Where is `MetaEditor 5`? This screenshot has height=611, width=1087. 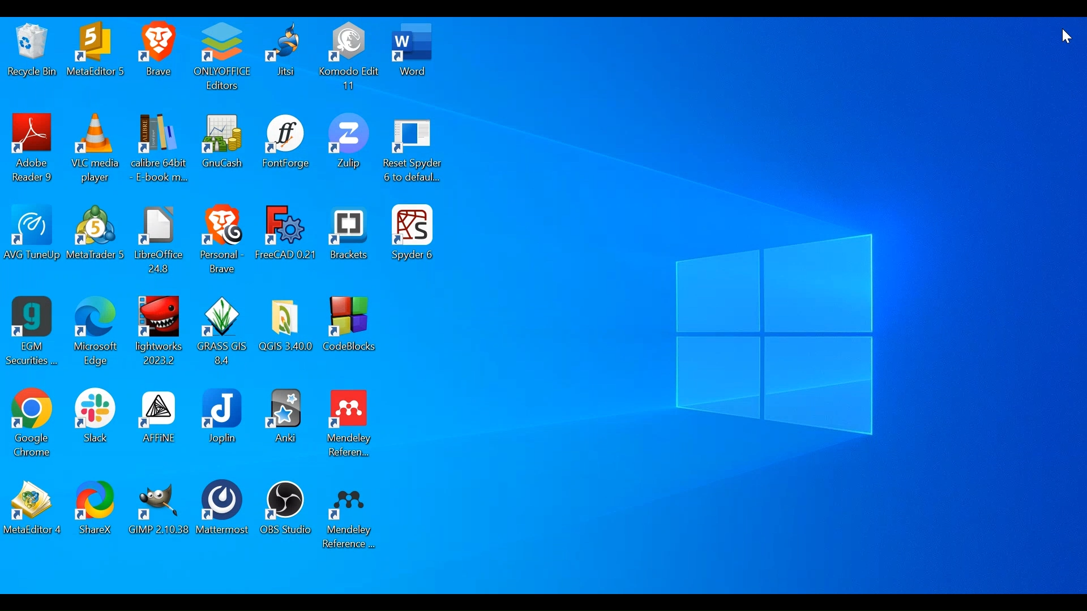 MetaEditor 5 is located at coordinates (95, 57).